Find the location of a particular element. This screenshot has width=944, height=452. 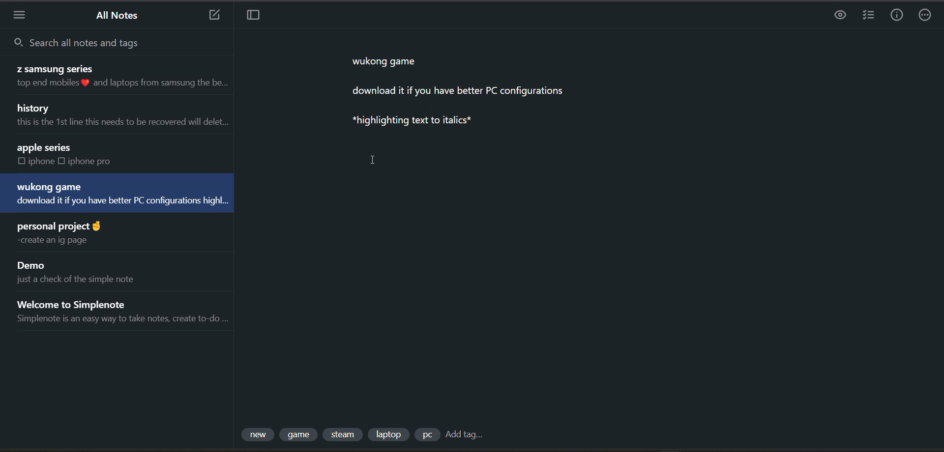

cursor is located at coordinates (375, 158).